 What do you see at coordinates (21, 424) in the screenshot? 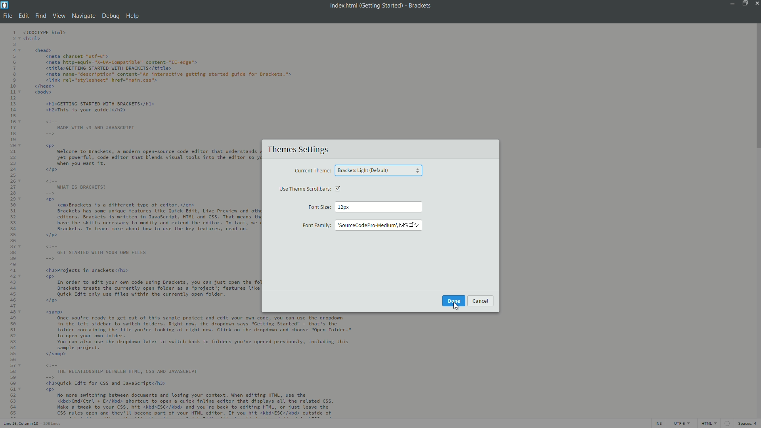
I see `cursor position` at bounding box center [21, 424].